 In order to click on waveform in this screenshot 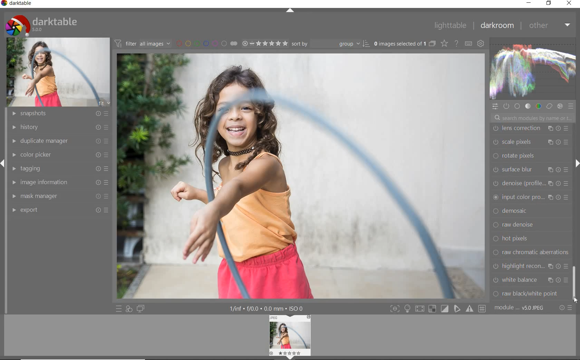, I will do `click(532, 68)`.